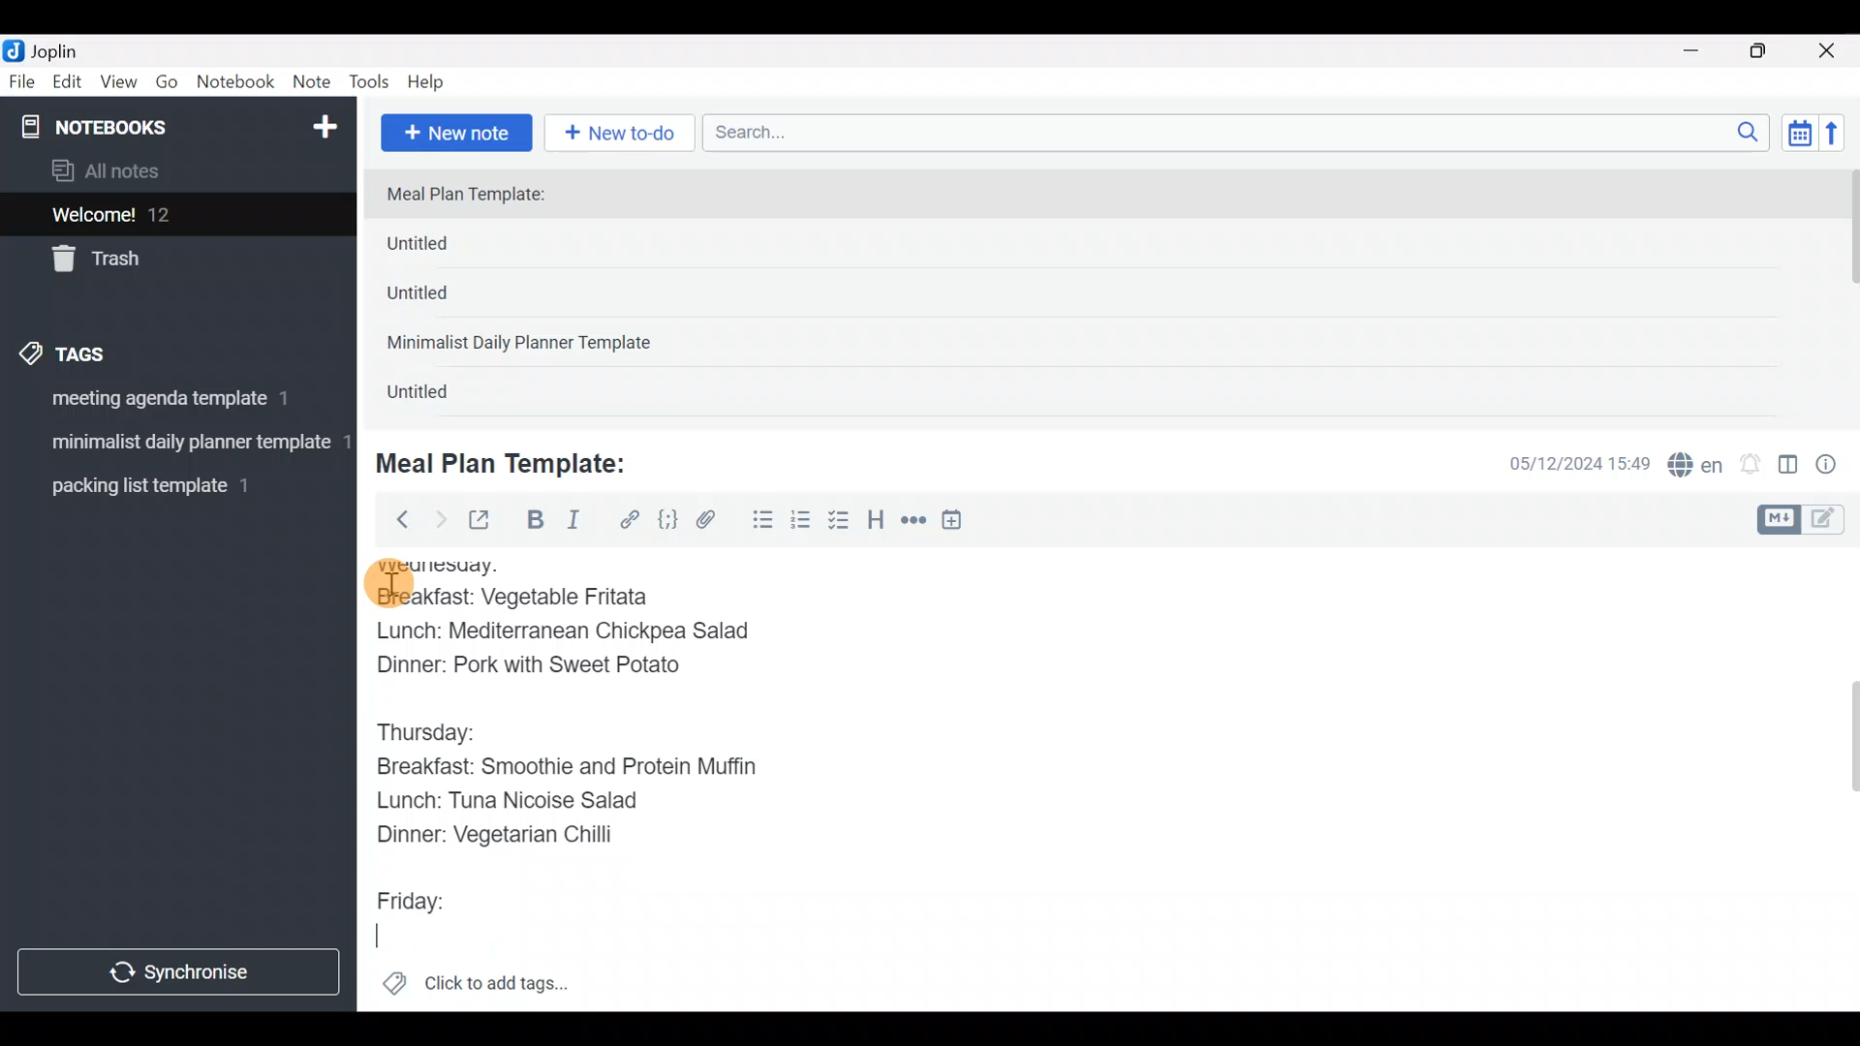  Describe the element at coordinates (624, 135) in the screenshot. I see `New to-do` at that location.